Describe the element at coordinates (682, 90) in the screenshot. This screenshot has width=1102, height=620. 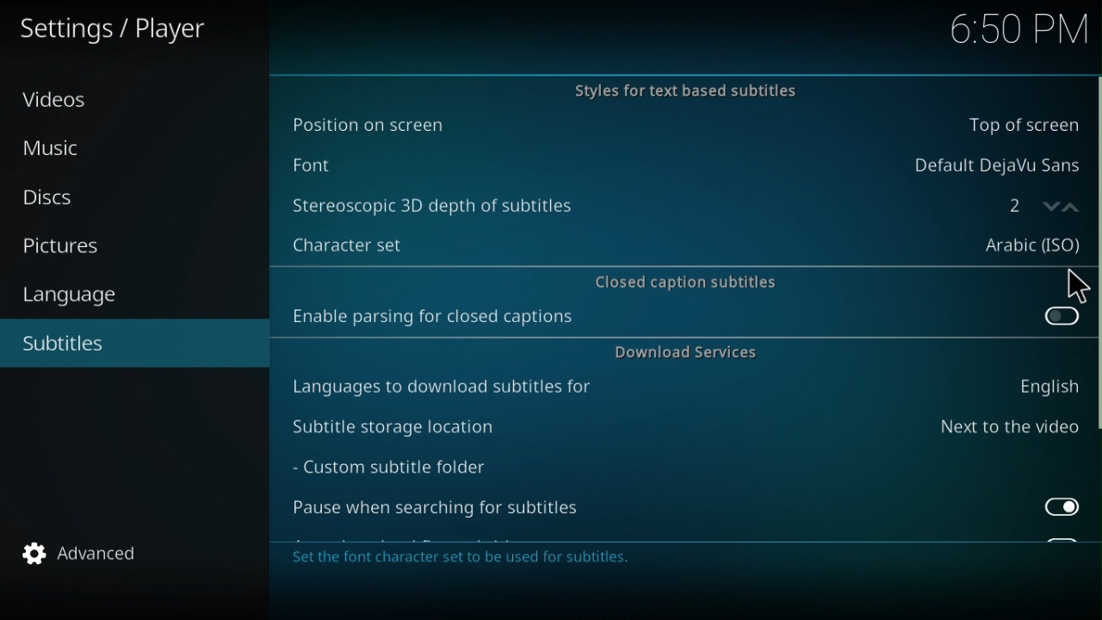
I see `Styles for text based` at that location.